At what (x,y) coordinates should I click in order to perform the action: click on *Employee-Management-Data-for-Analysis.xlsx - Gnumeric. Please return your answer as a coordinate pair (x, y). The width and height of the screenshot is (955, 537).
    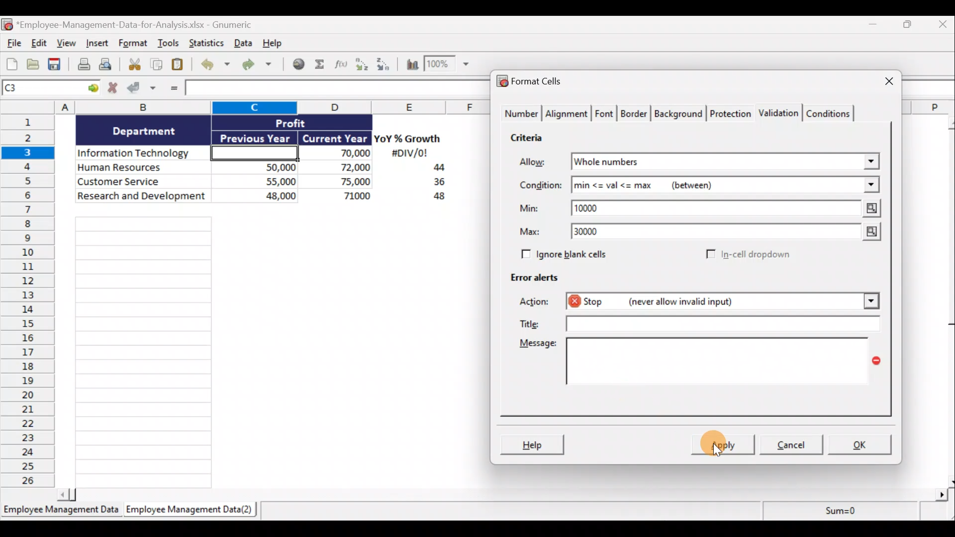
    Looking at the image, I should click on (146, 24).